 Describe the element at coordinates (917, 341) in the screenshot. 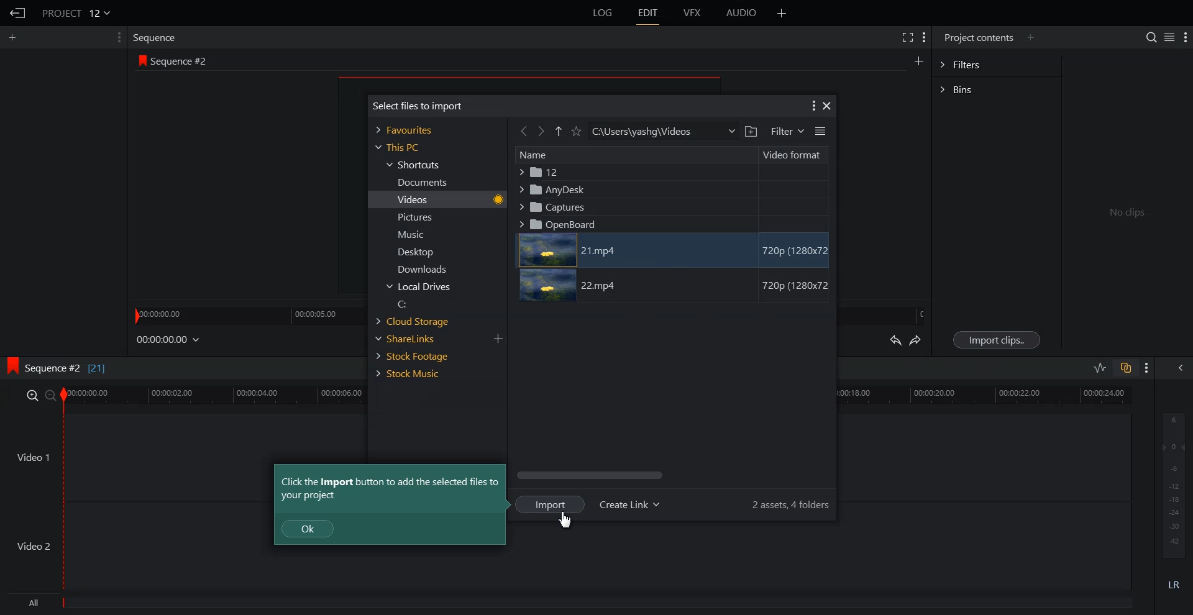

I see `Redo` at that location.